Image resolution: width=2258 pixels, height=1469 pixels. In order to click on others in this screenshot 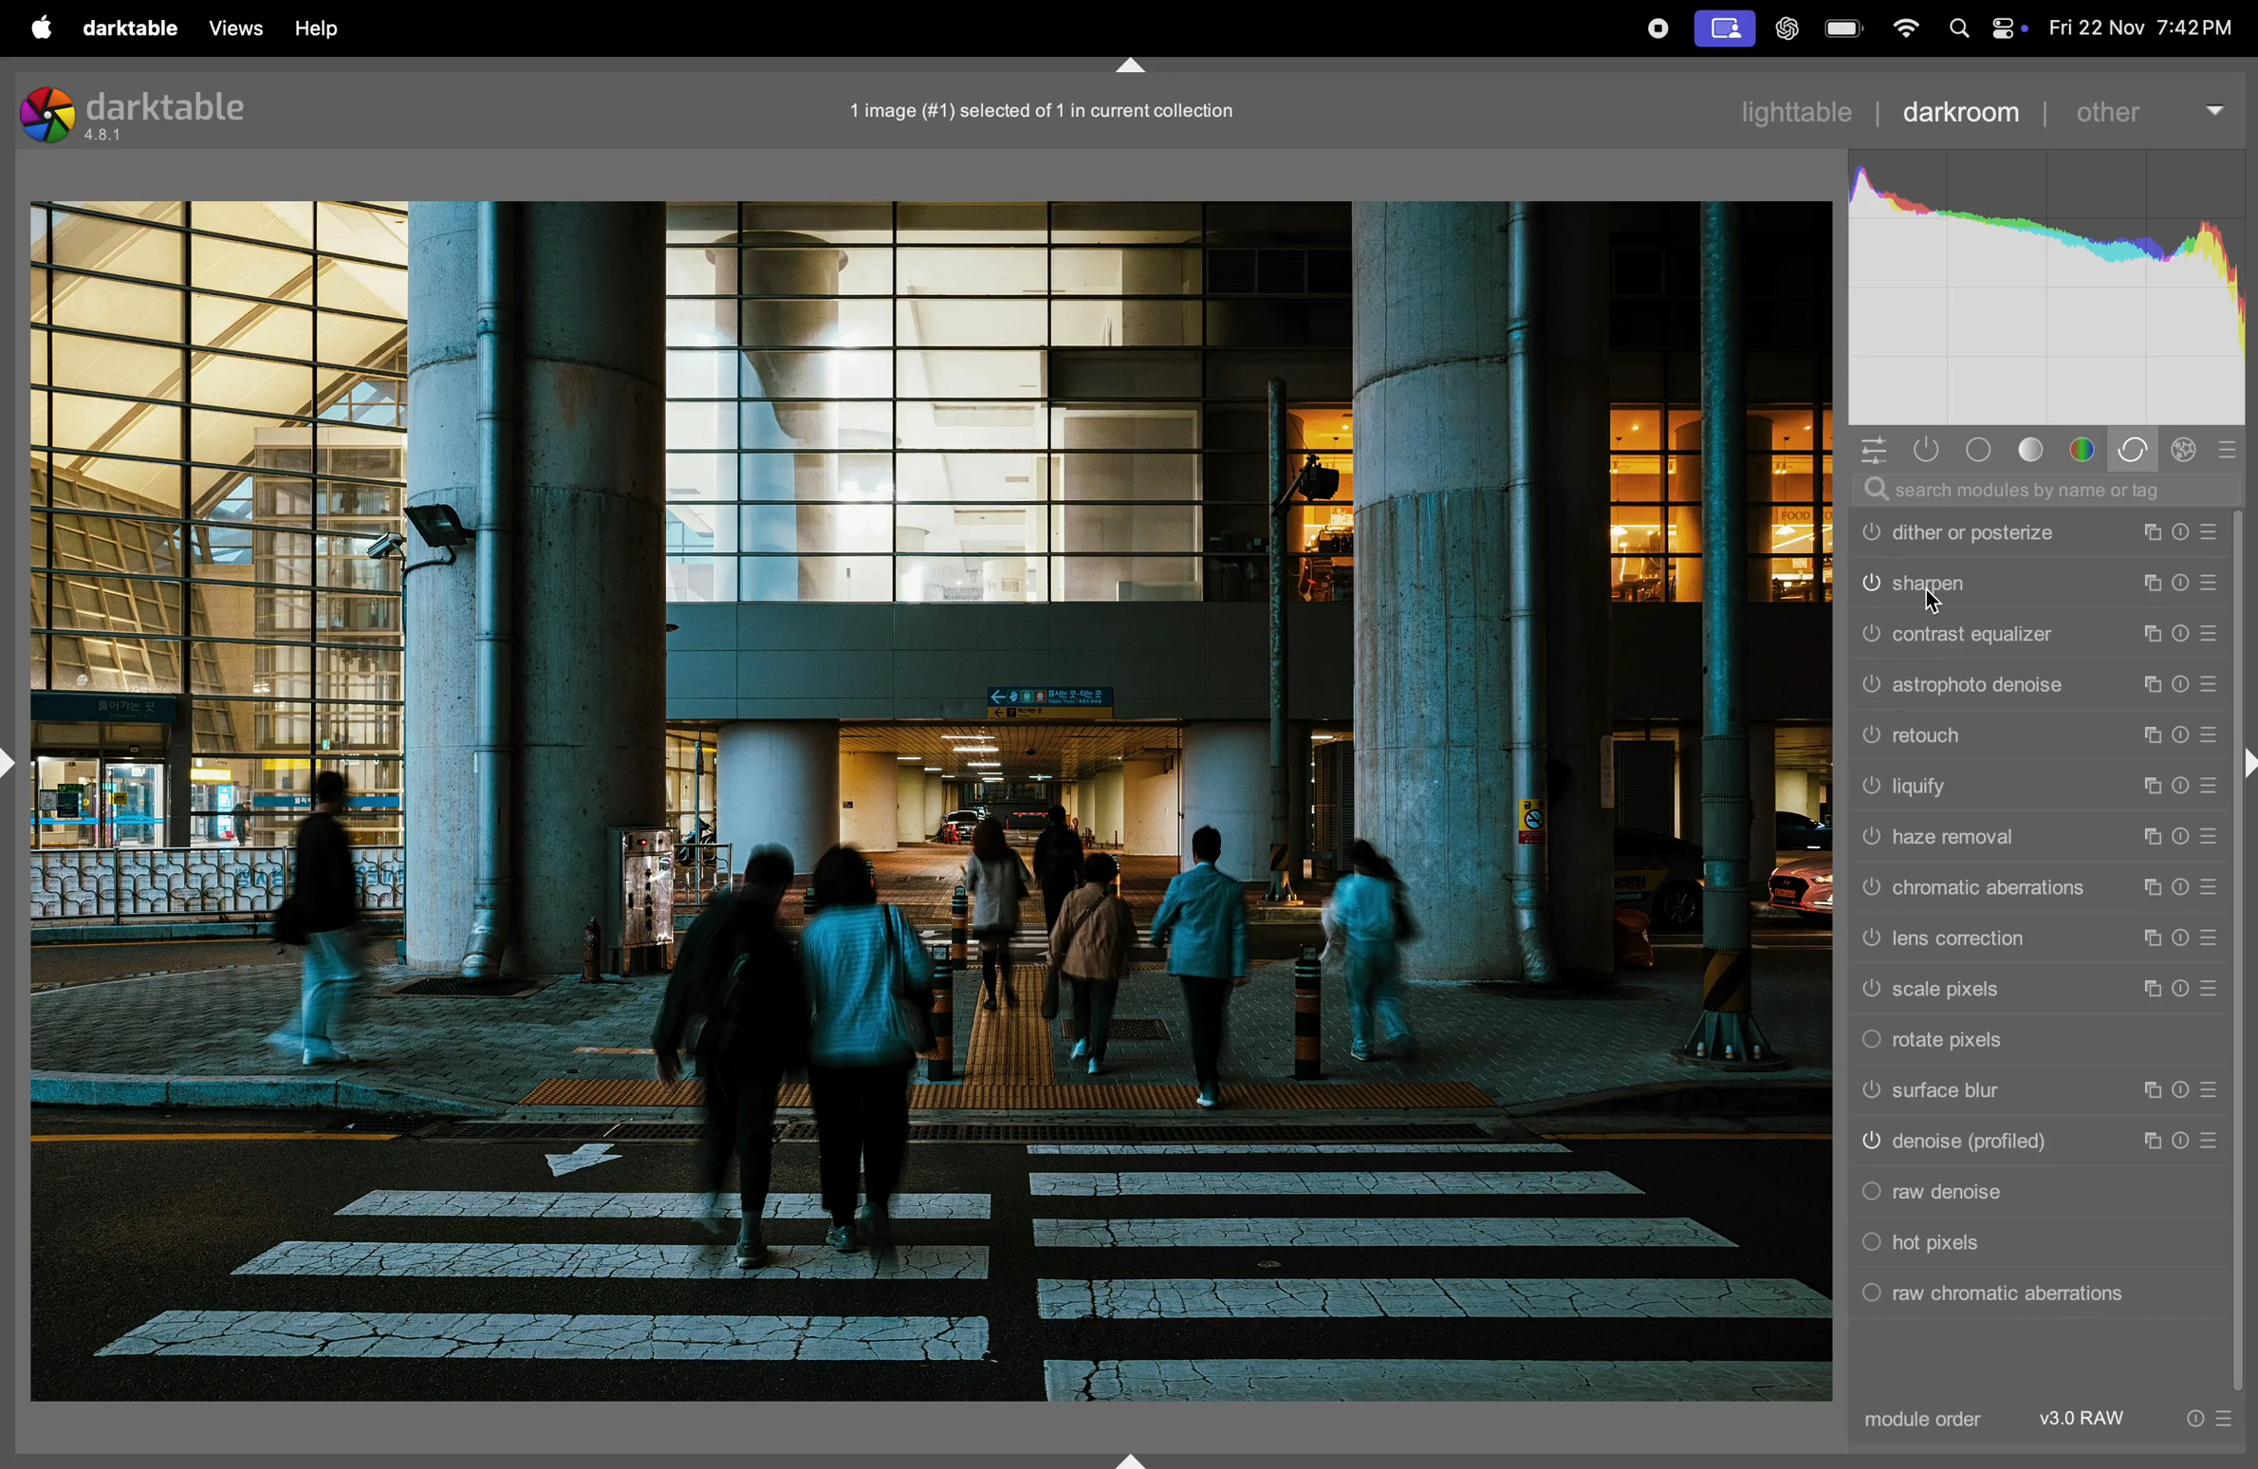, I will do `click(2148, 111)`.